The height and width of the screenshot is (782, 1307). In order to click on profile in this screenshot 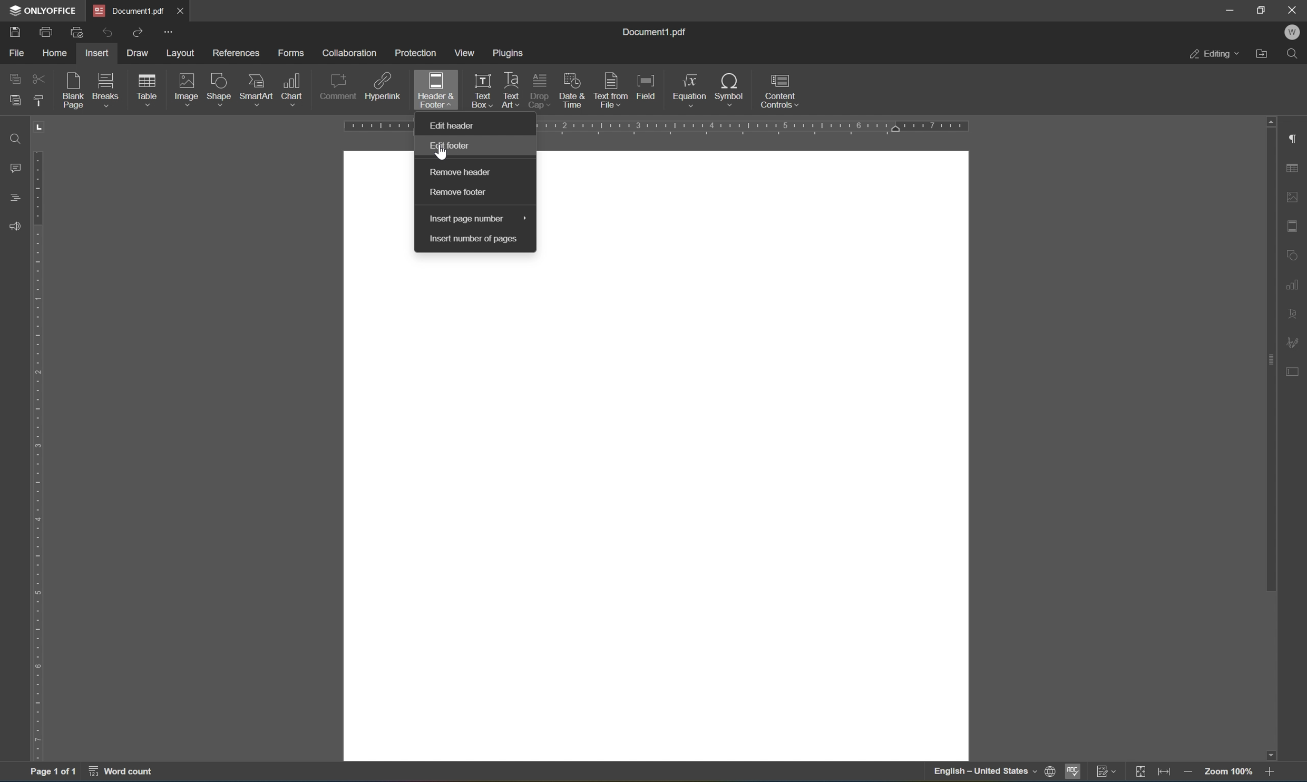, I will do `click(1295, 33)`.